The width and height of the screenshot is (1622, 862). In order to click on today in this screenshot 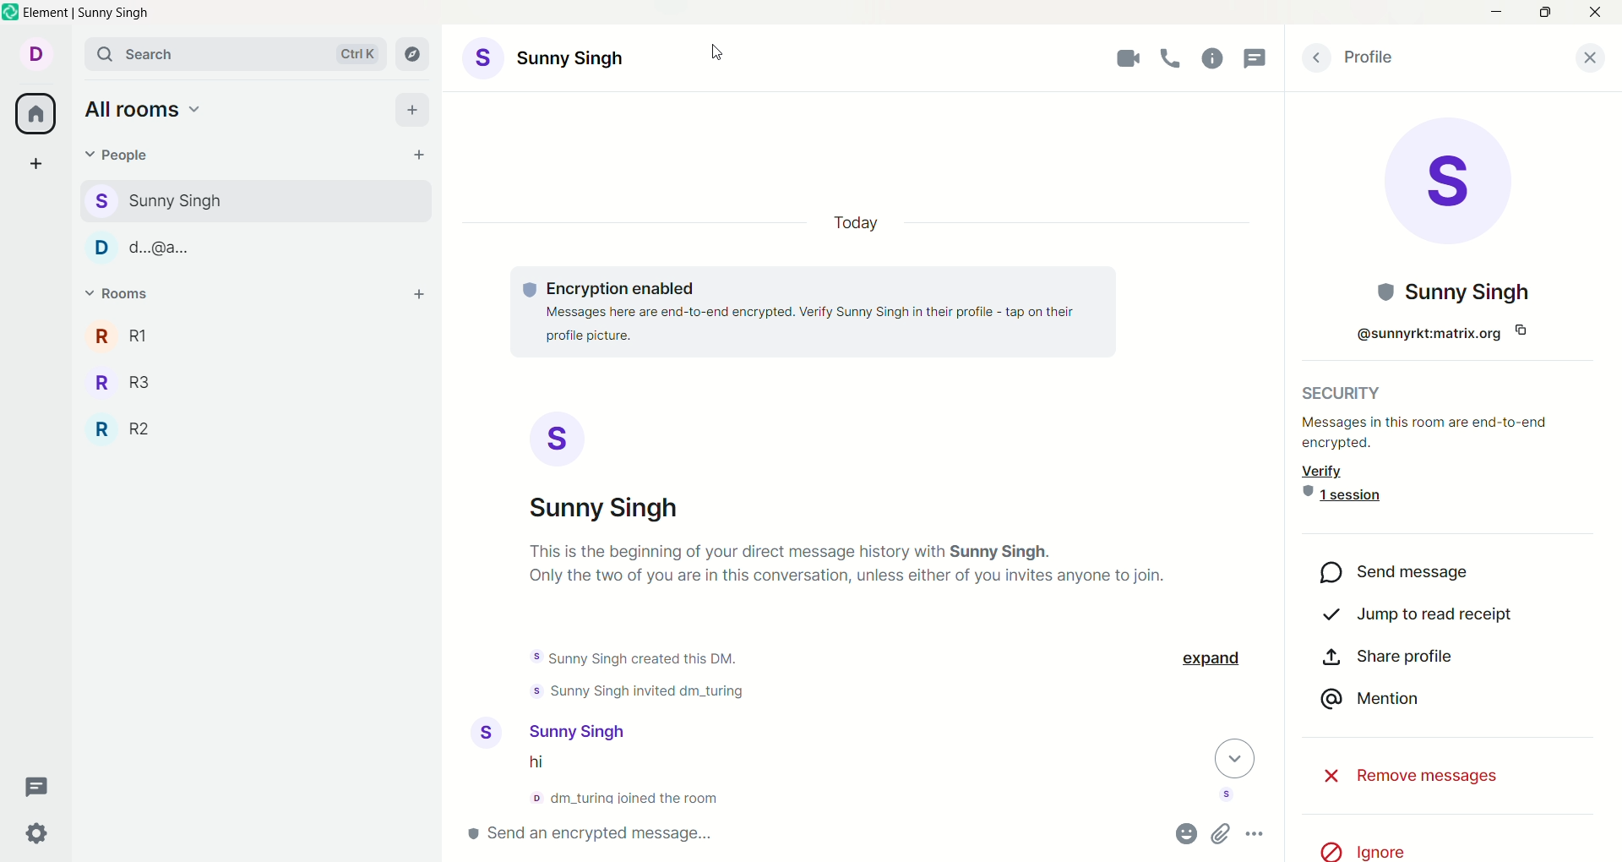, I will do `click(856, 221)`.